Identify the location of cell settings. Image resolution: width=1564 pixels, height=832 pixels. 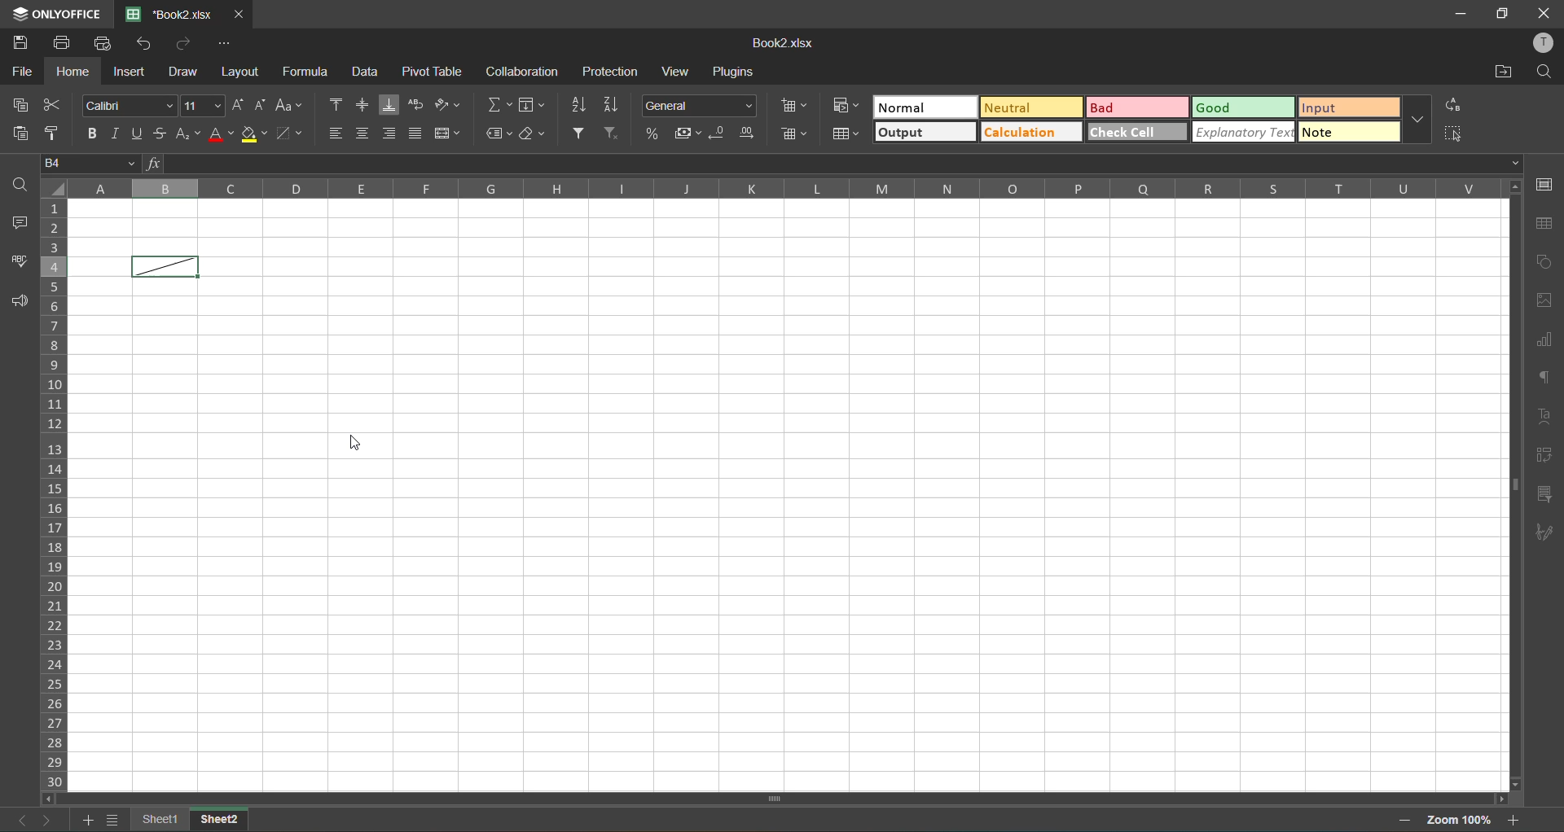
(1546, 184).